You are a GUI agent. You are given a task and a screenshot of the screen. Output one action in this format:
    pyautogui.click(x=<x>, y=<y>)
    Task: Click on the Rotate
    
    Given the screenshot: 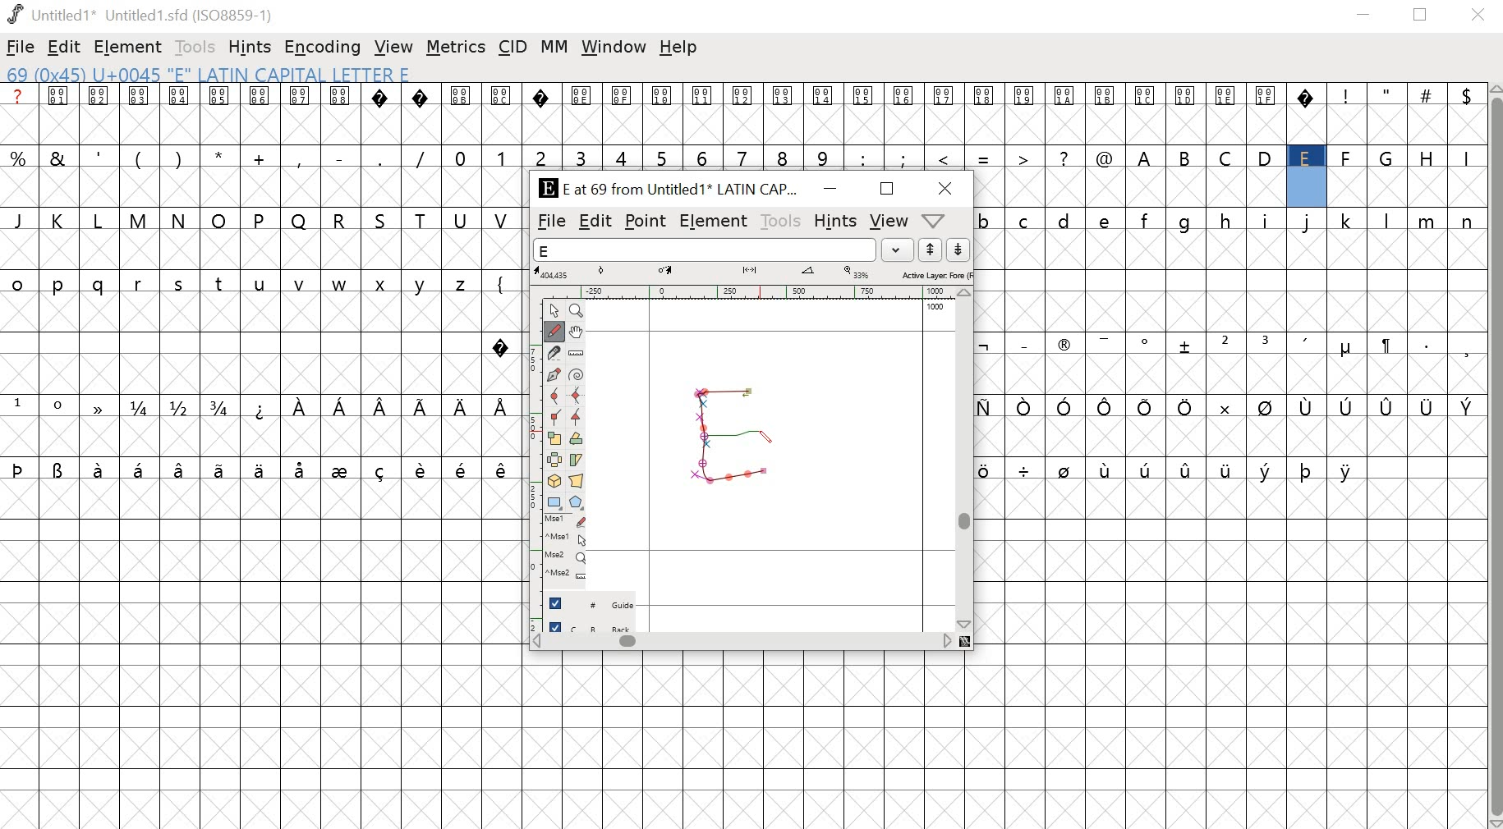 What is the action you would take?
    pyautogui.click(x=577, y=439)
    